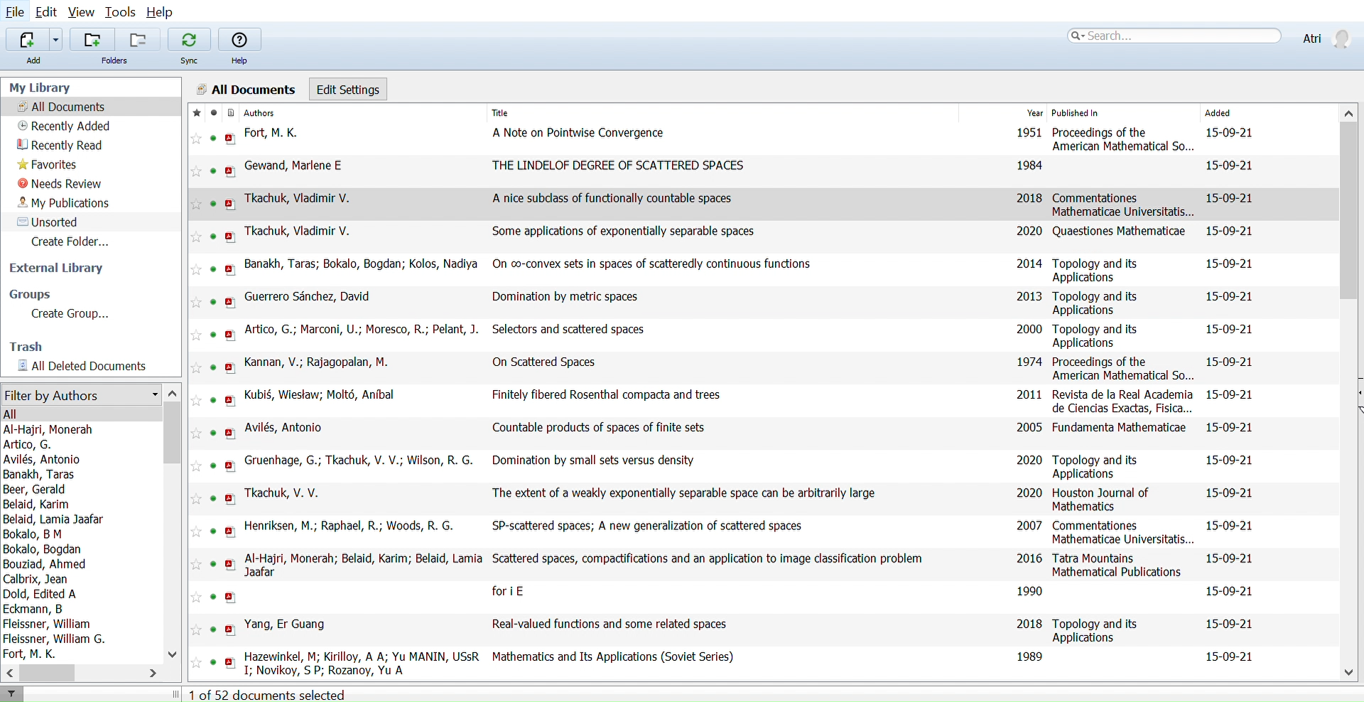 The image size is (1364, 702). Describe the element at coordinates (211, 113) in the screenshot. I see `mark as read/ unread` at that location.